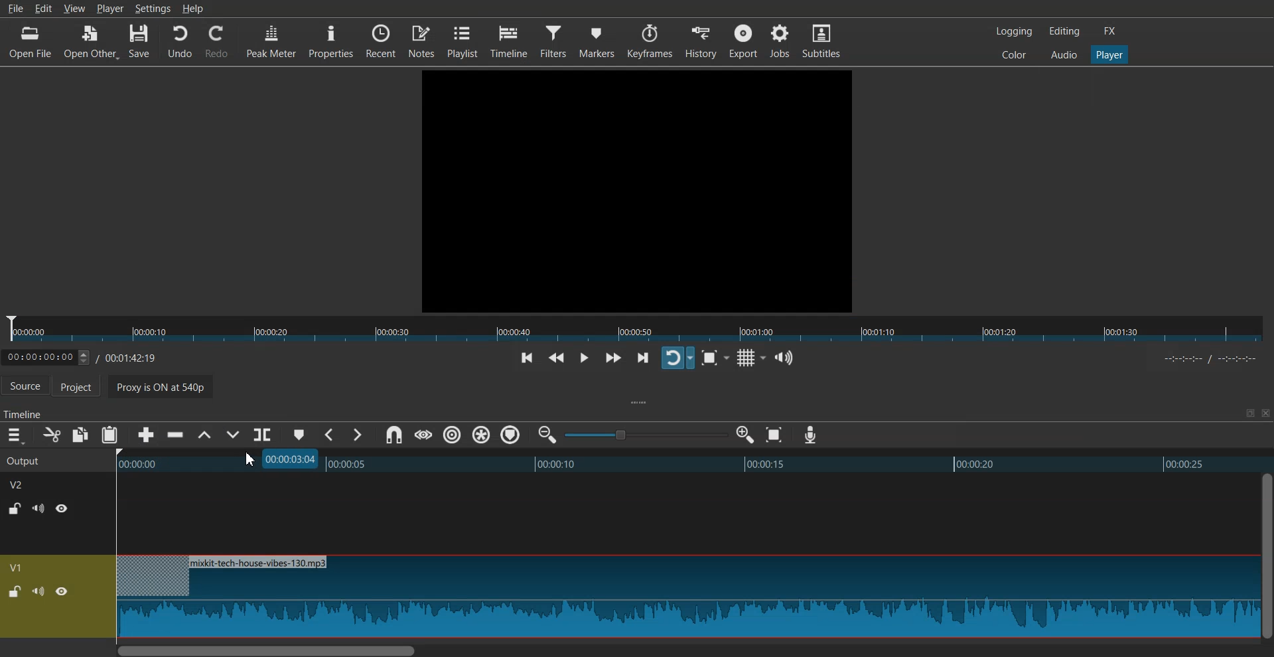  I want to click on V2, so click(23, 483).